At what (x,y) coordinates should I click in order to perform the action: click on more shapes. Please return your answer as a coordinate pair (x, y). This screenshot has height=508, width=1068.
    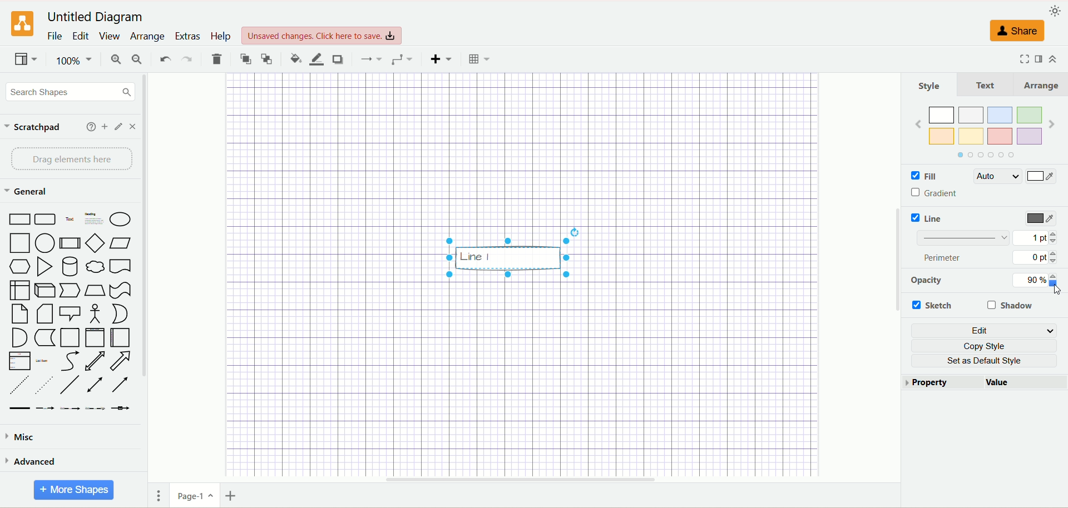
    Looking at the image, I should click on (76, 489).